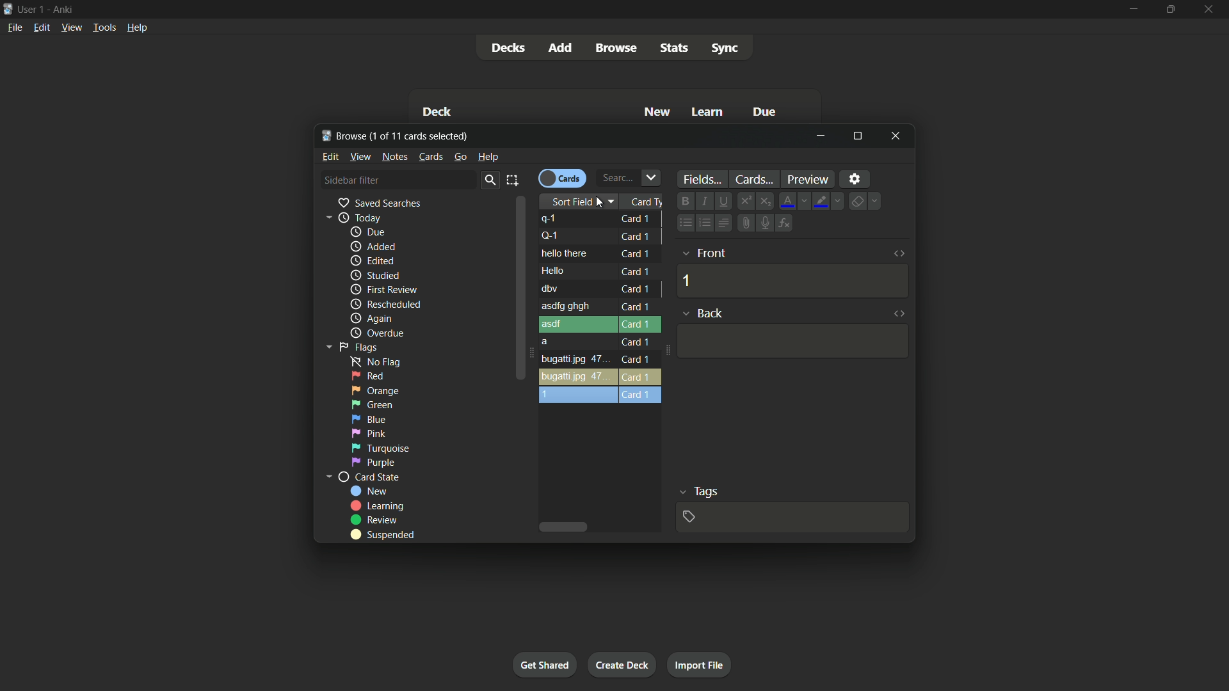 This screenshot has width=1229, height=691. Describe the element at coordinates (42, 27) in the screenshot. I see `edit menu` at that location.